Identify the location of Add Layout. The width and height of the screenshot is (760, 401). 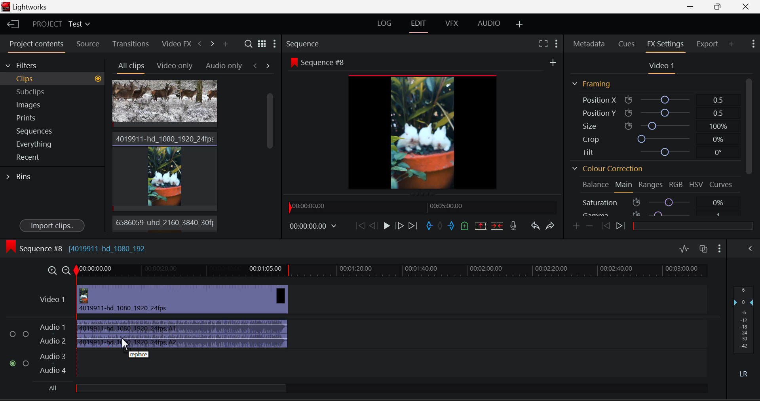
(518, 23).